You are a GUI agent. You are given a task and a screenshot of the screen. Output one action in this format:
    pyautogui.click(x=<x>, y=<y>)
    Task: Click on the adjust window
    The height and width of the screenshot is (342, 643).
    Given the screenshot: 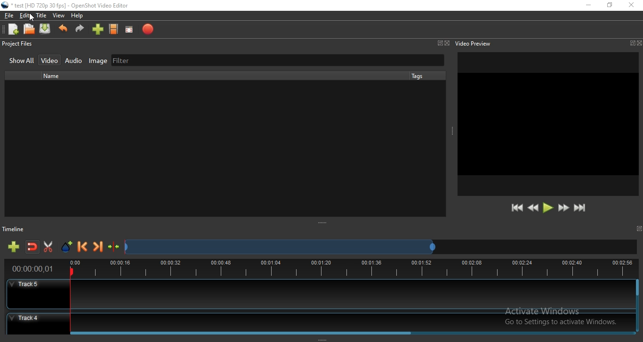 What is the action you would take?
    pyautogui.click(x=450, y=132)
    